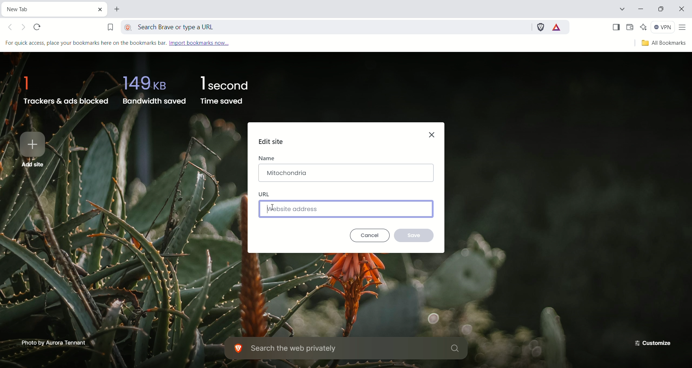 The width and height of the screenshot is (692, 368). What do you see at coordinates (49, 8) in the screenshot?
I see `current tab` at bounding box center [49, 8].